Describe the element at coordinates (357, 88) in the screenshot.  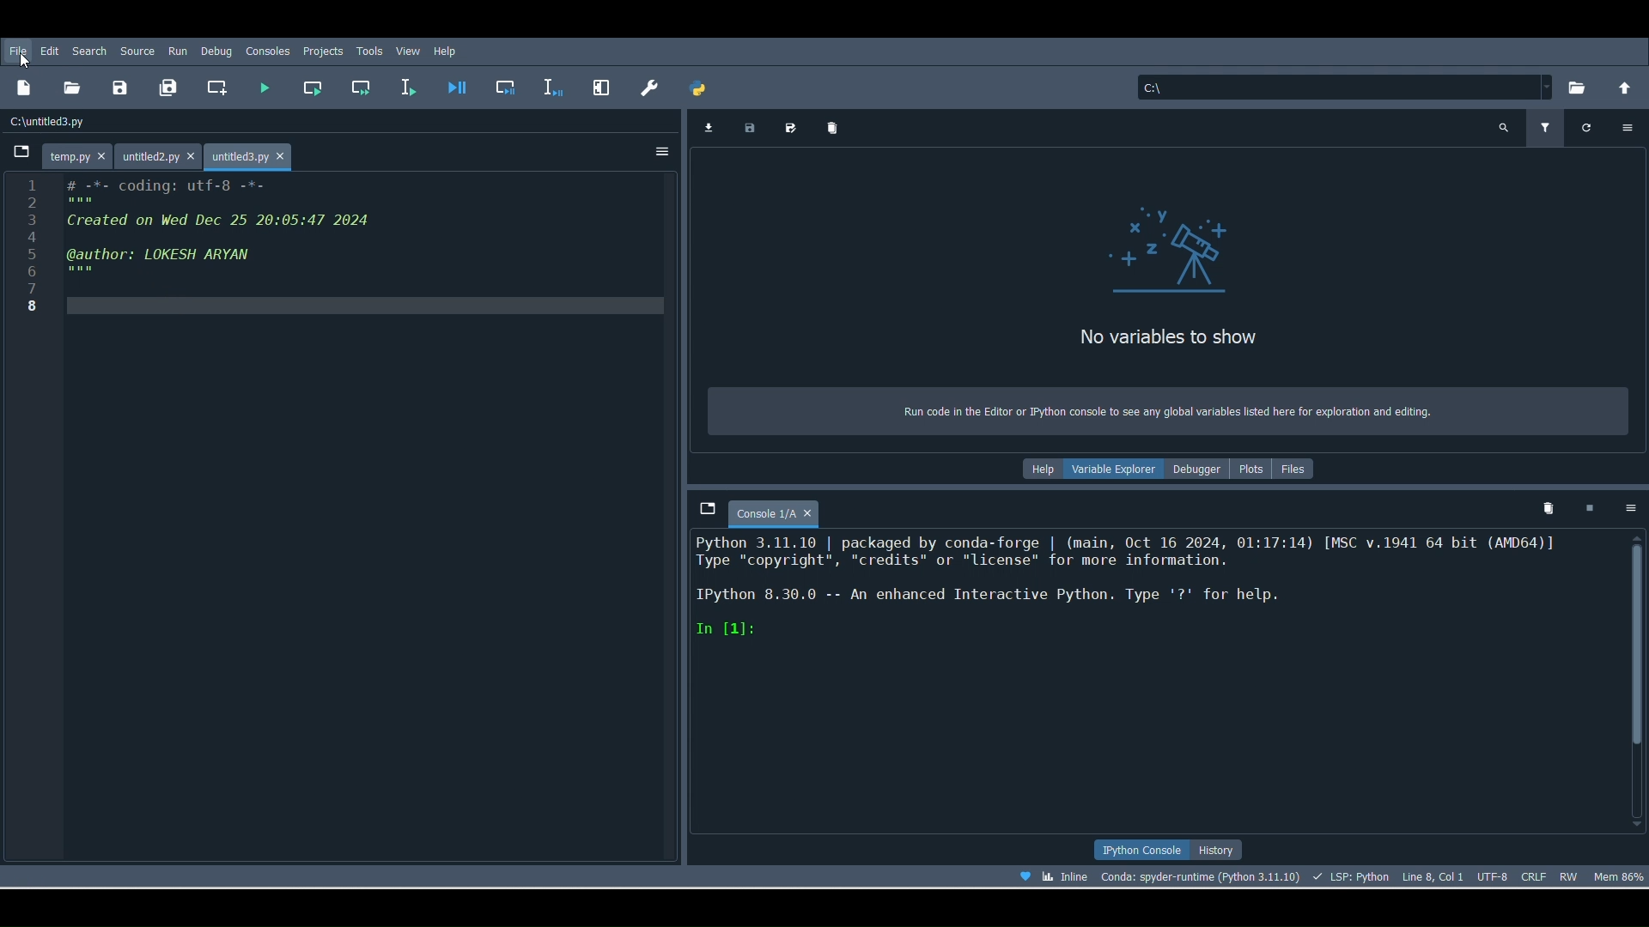
I see `Run current cell and go to the next one (Shift + Return)` at that location.